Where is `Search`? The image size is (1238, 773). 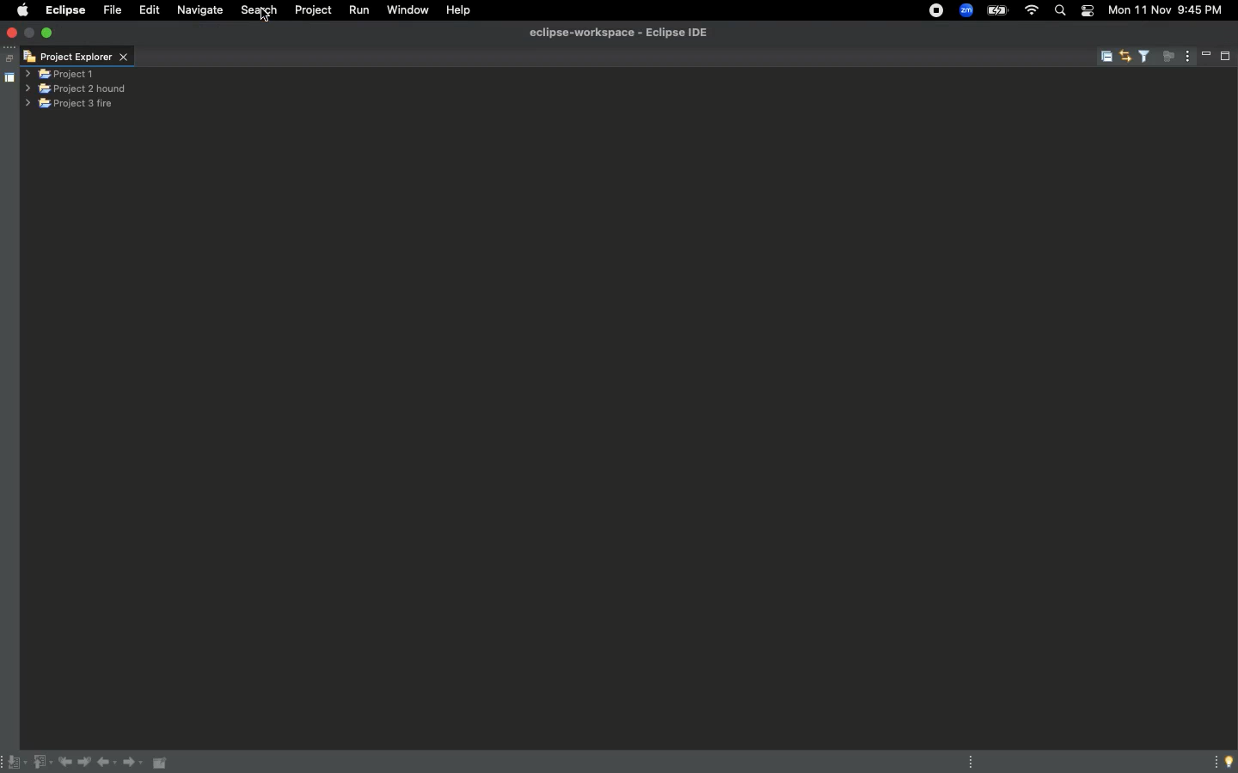 Search is located at coordinates (1059, 11).